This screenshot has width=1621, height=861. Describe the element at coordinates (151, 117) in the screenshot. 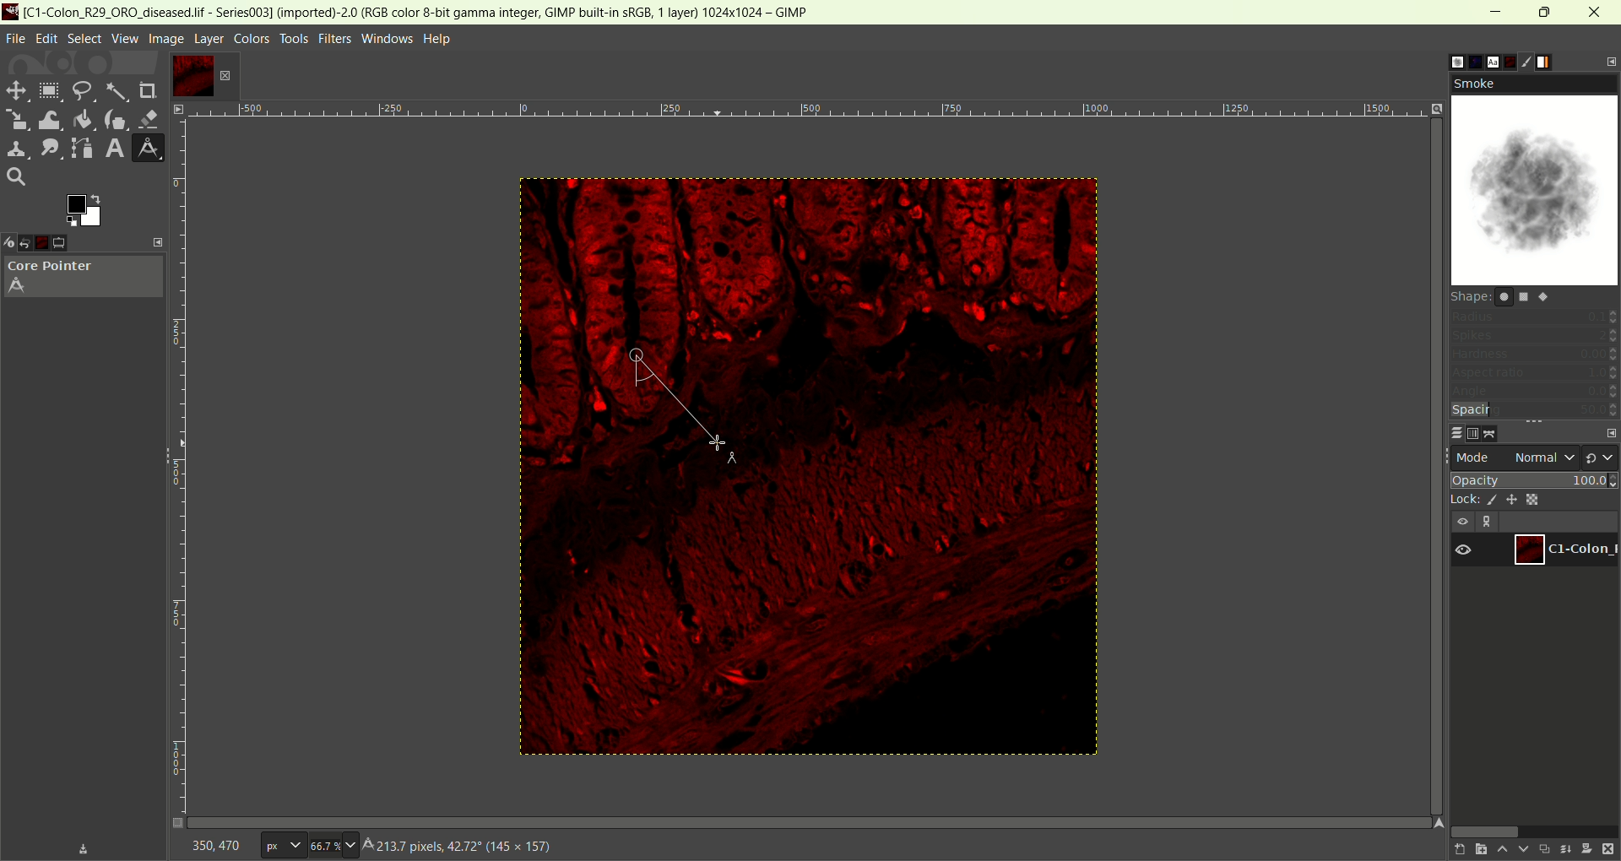

I see `eraser tool` at that location.